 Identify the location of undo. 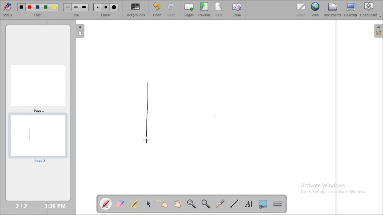
(157, 10).